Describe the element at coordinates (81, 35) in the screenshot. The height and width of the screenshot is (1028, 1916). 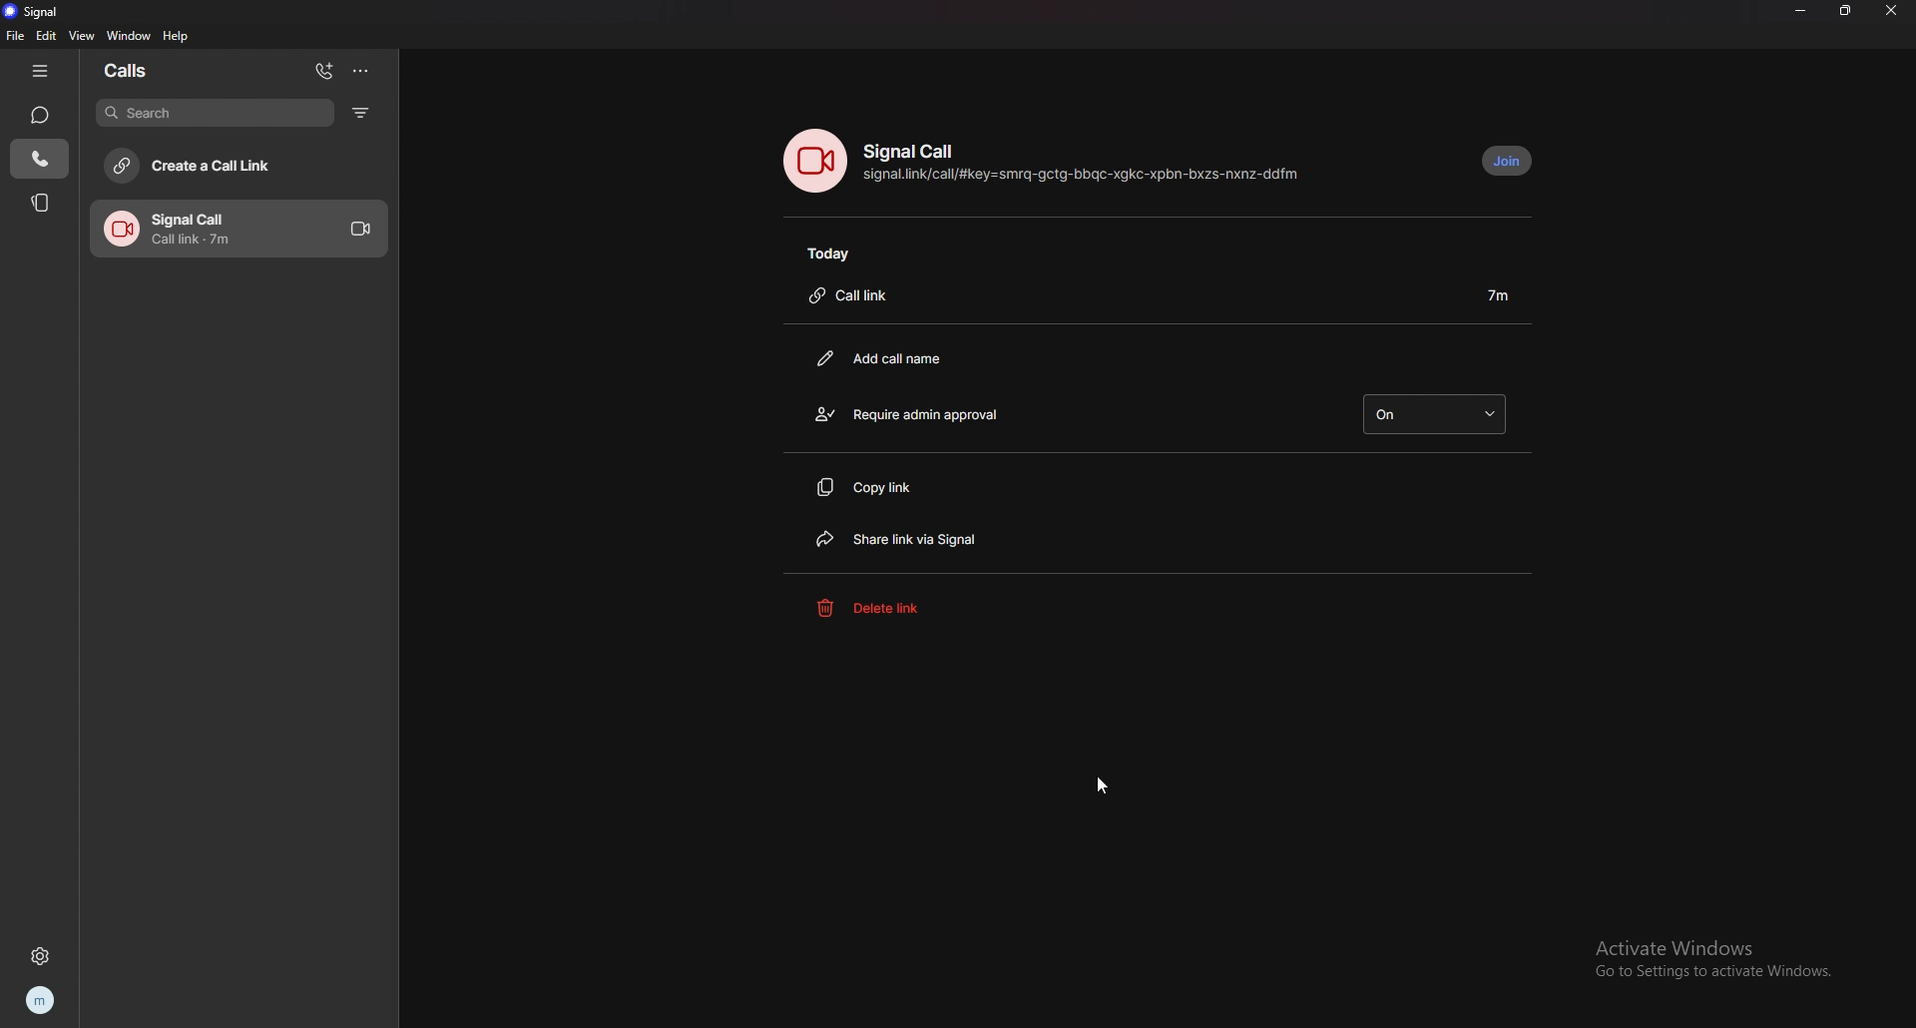
I see `view` at that location.